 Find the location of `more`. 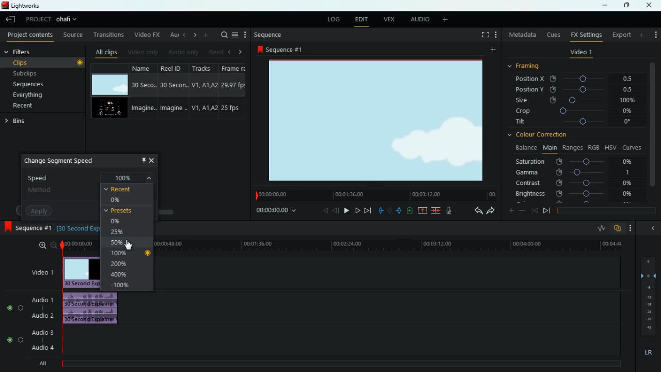

more is located at coordinates (642, 35).